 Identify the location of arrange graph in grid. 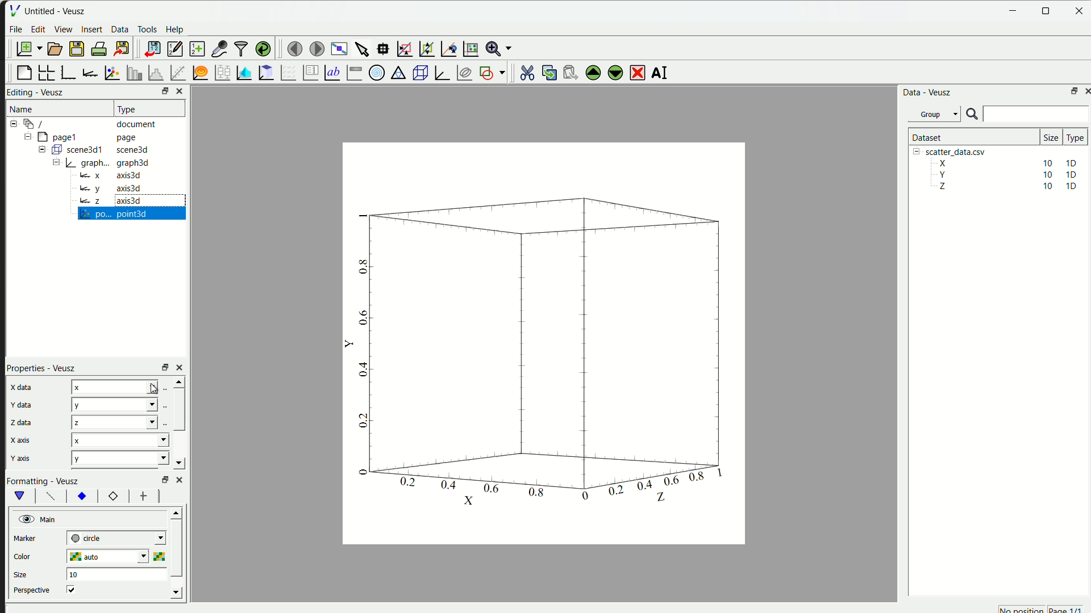
(45, 72).